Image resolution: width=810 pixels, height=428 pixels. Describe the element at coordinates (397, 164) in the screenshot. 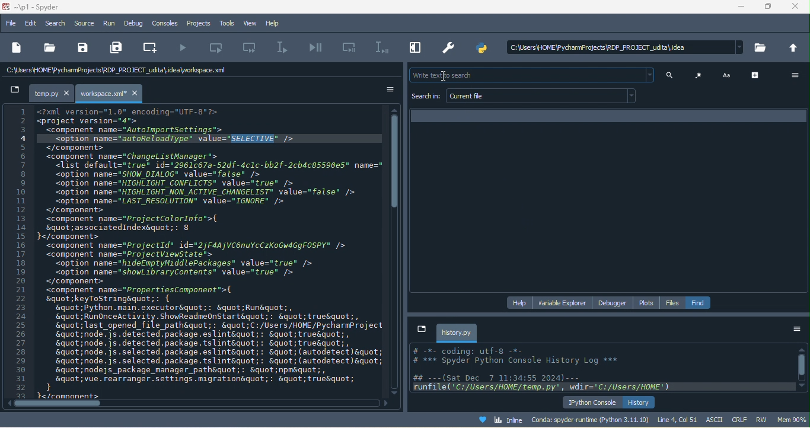

I see `vertical scroll bar` at that location.